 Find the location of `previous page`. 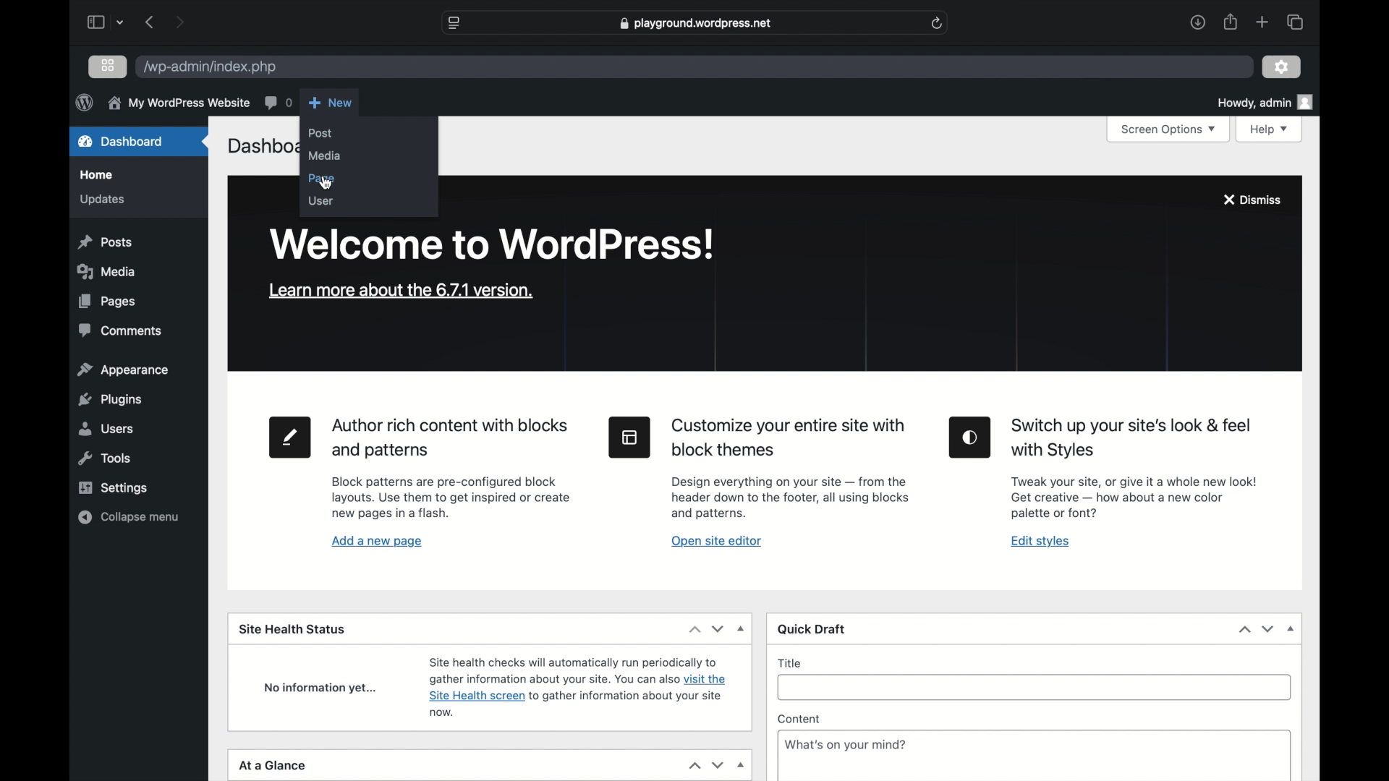

previous page is located at coordinates (148, 22).